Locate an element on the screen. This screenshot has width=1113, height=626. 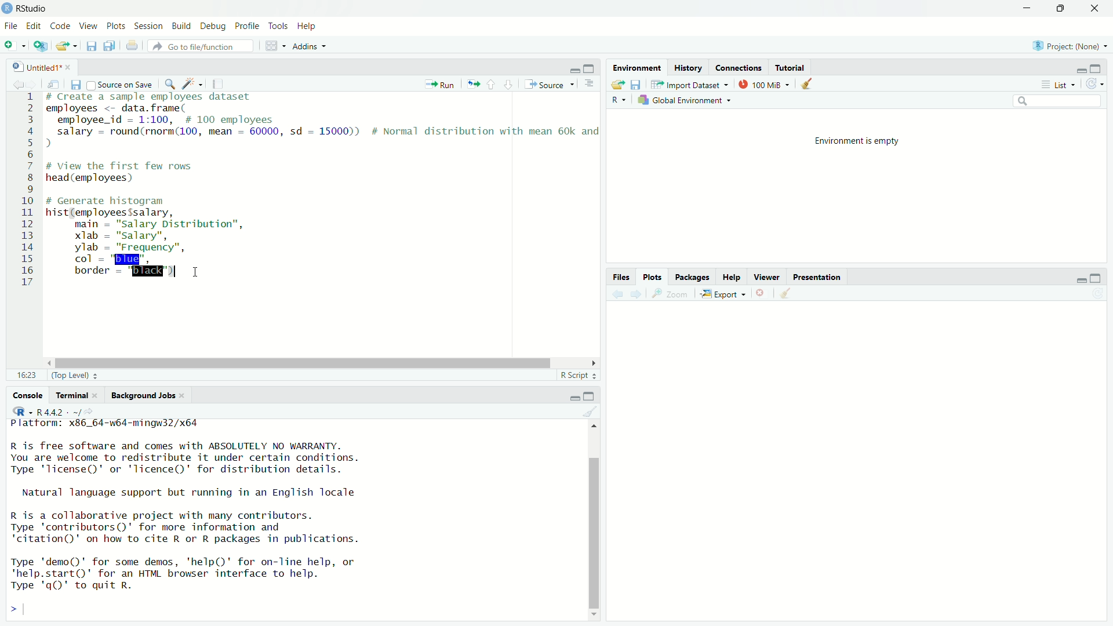
Source on save is located at coordinates (121, 85).